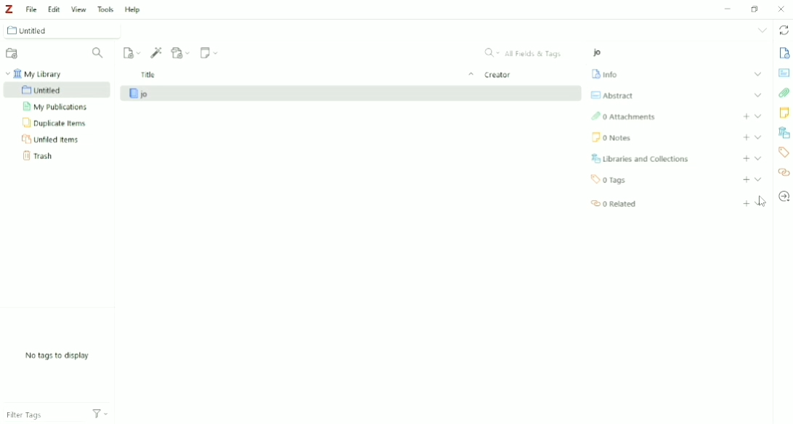 This screenshot has height=424, width=793. I want to click on Add, so click(746, 137).